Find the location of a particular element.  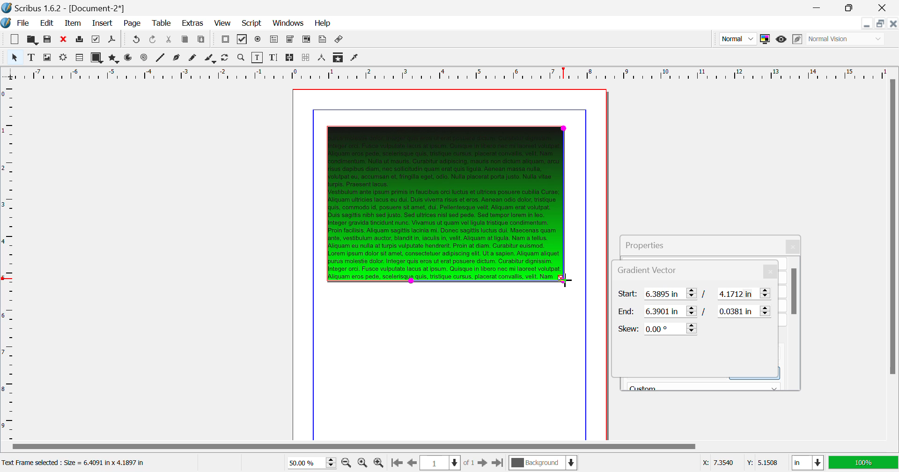

Page is located at coordinates (132, 24).